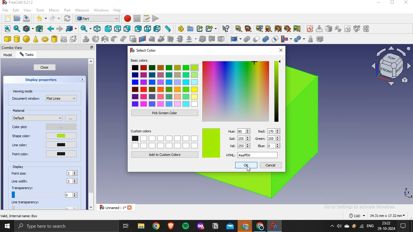  I want to click on time and date, so click(387, 226).